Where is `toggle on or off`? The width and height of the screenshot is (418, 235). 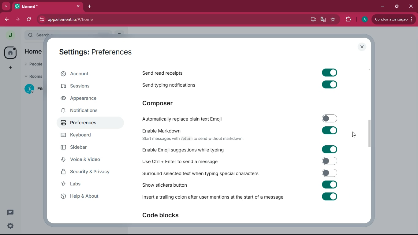 toggle on or off is located at coordinates (329, 184).